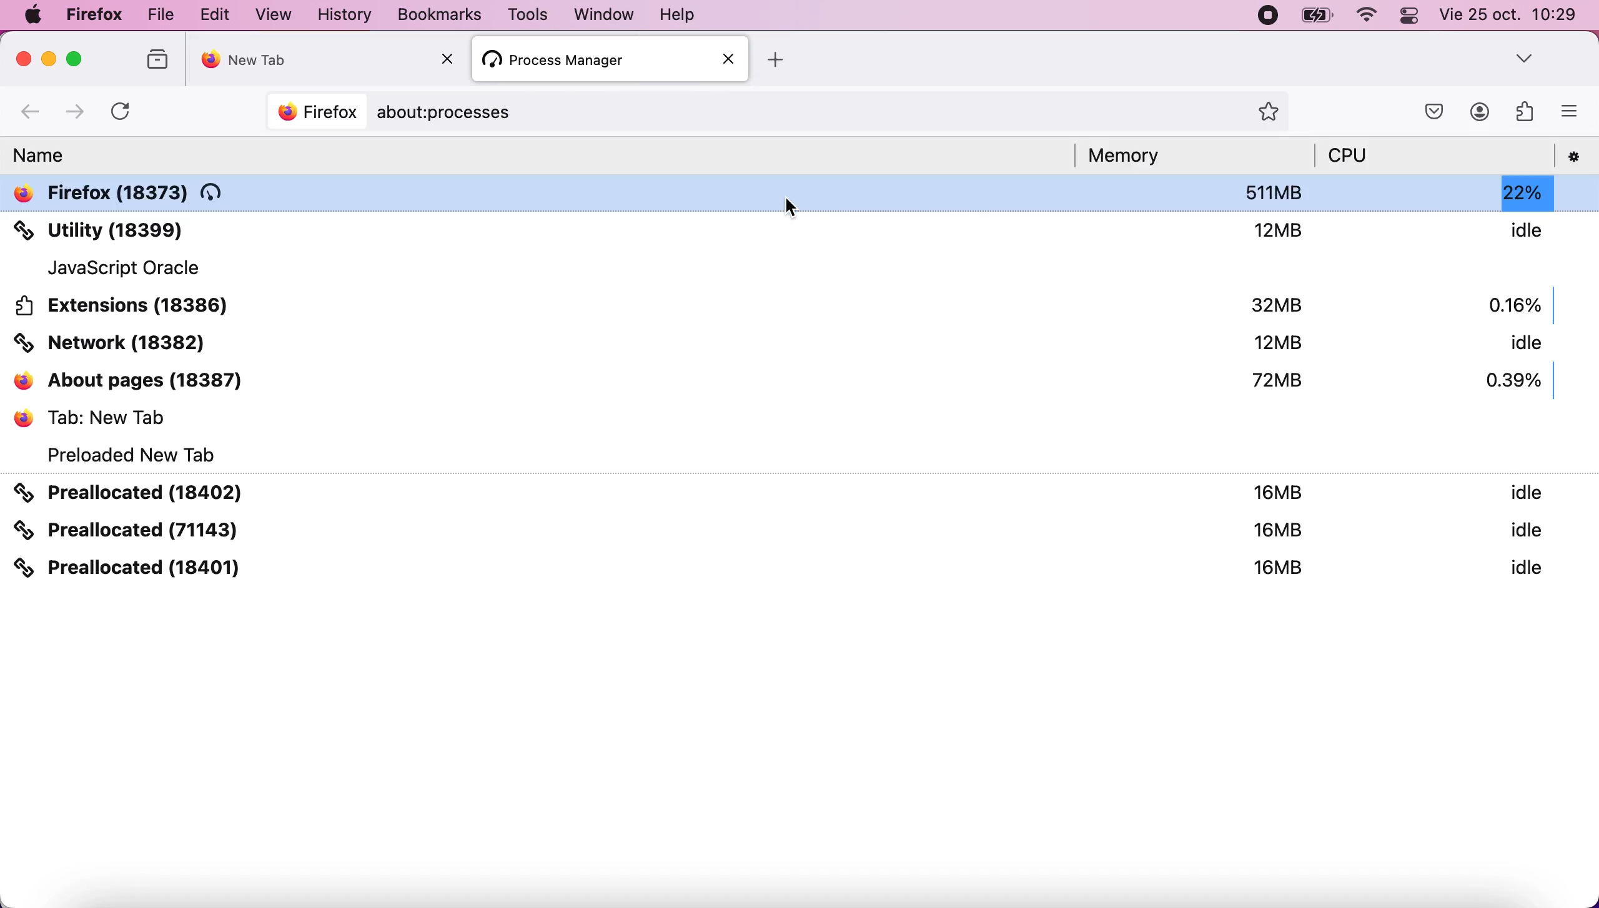 This screenshot has width=1599, height=908. I want to click on Settings, so click(1576, 156).